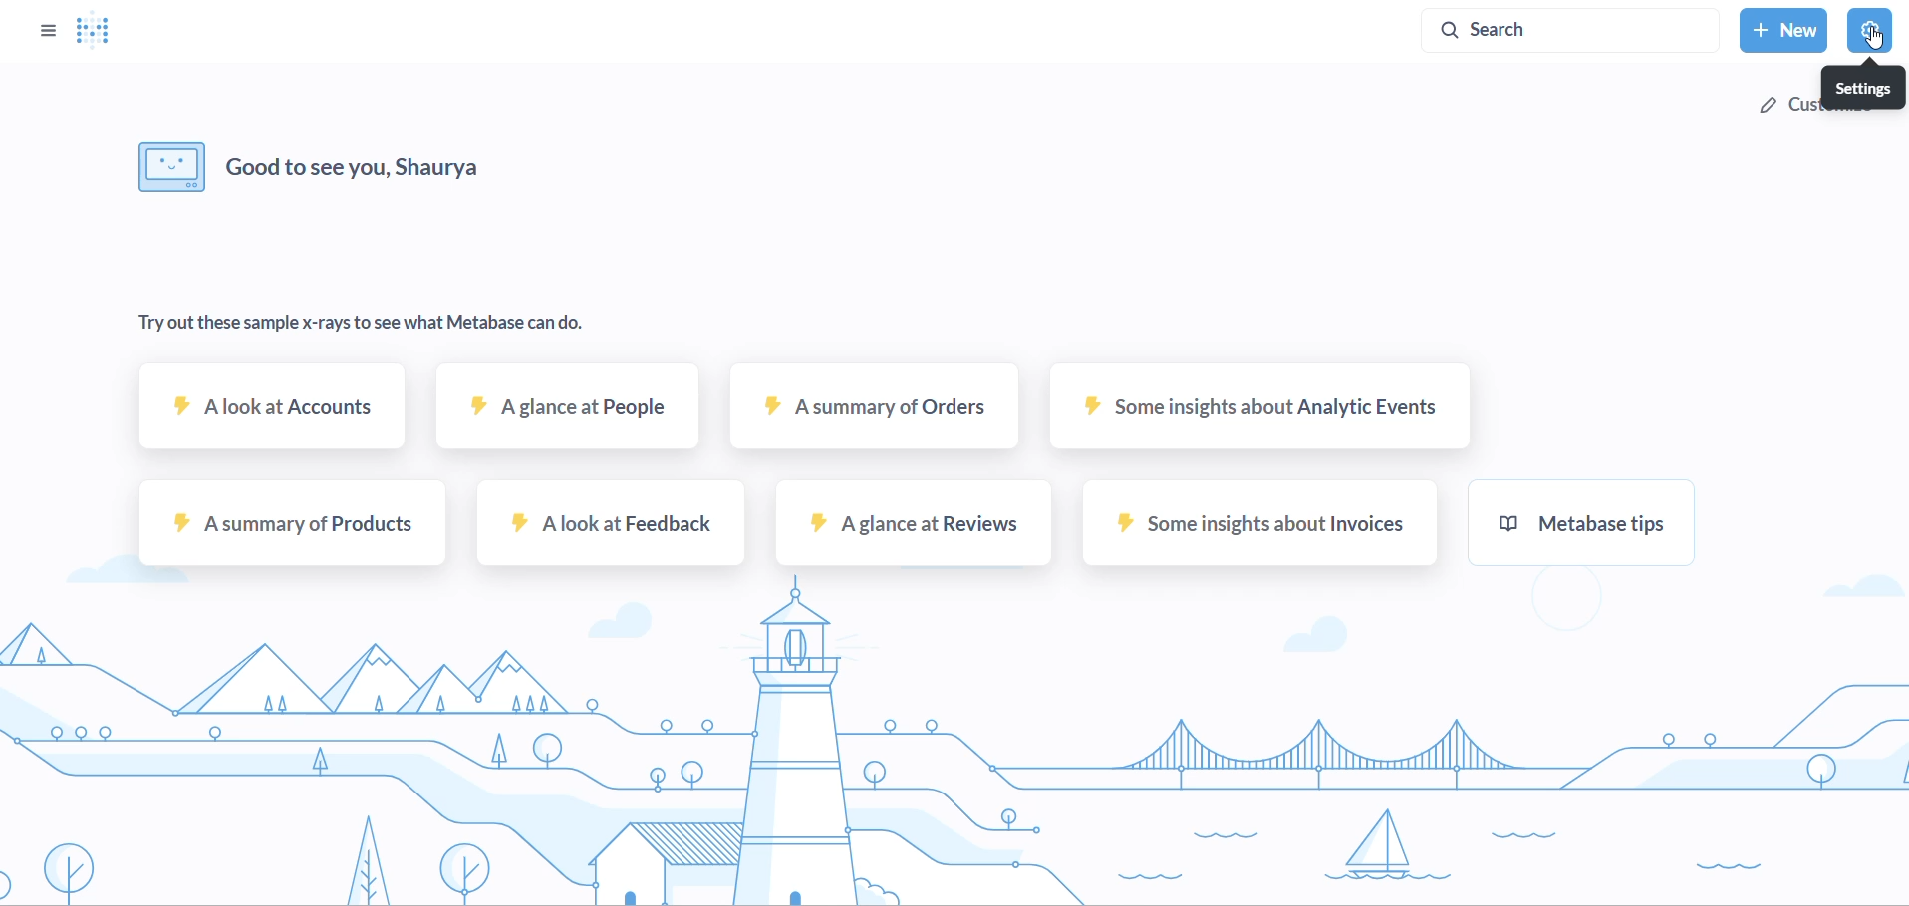 The image size is (1909, 906). Describe the element at coordinates (39, 29) in the screenshot. I see `open sidebar` at that location.